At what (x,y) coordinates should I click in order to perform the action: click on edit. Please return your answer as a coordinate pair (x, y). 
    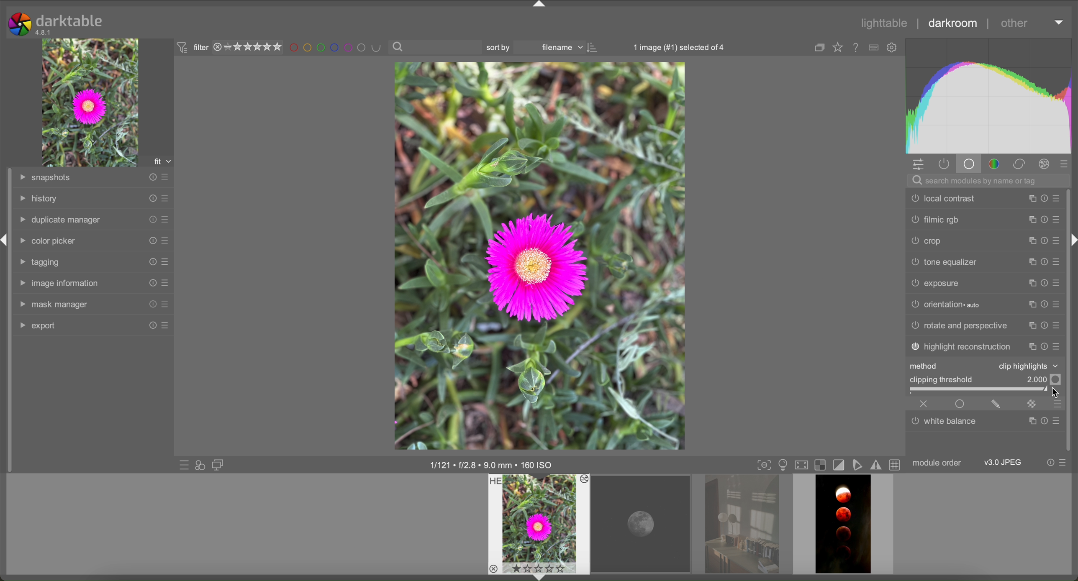
    Looking at the image, I should click on (996, 403).